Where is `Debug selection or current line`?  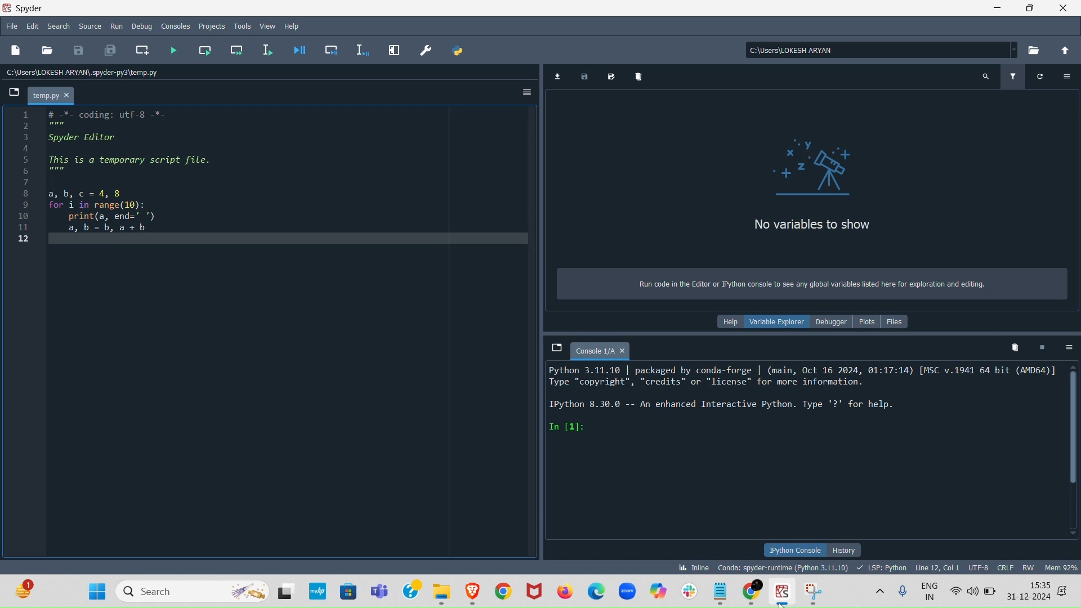
Debug selection or current line is located at coordinates (364, 47).